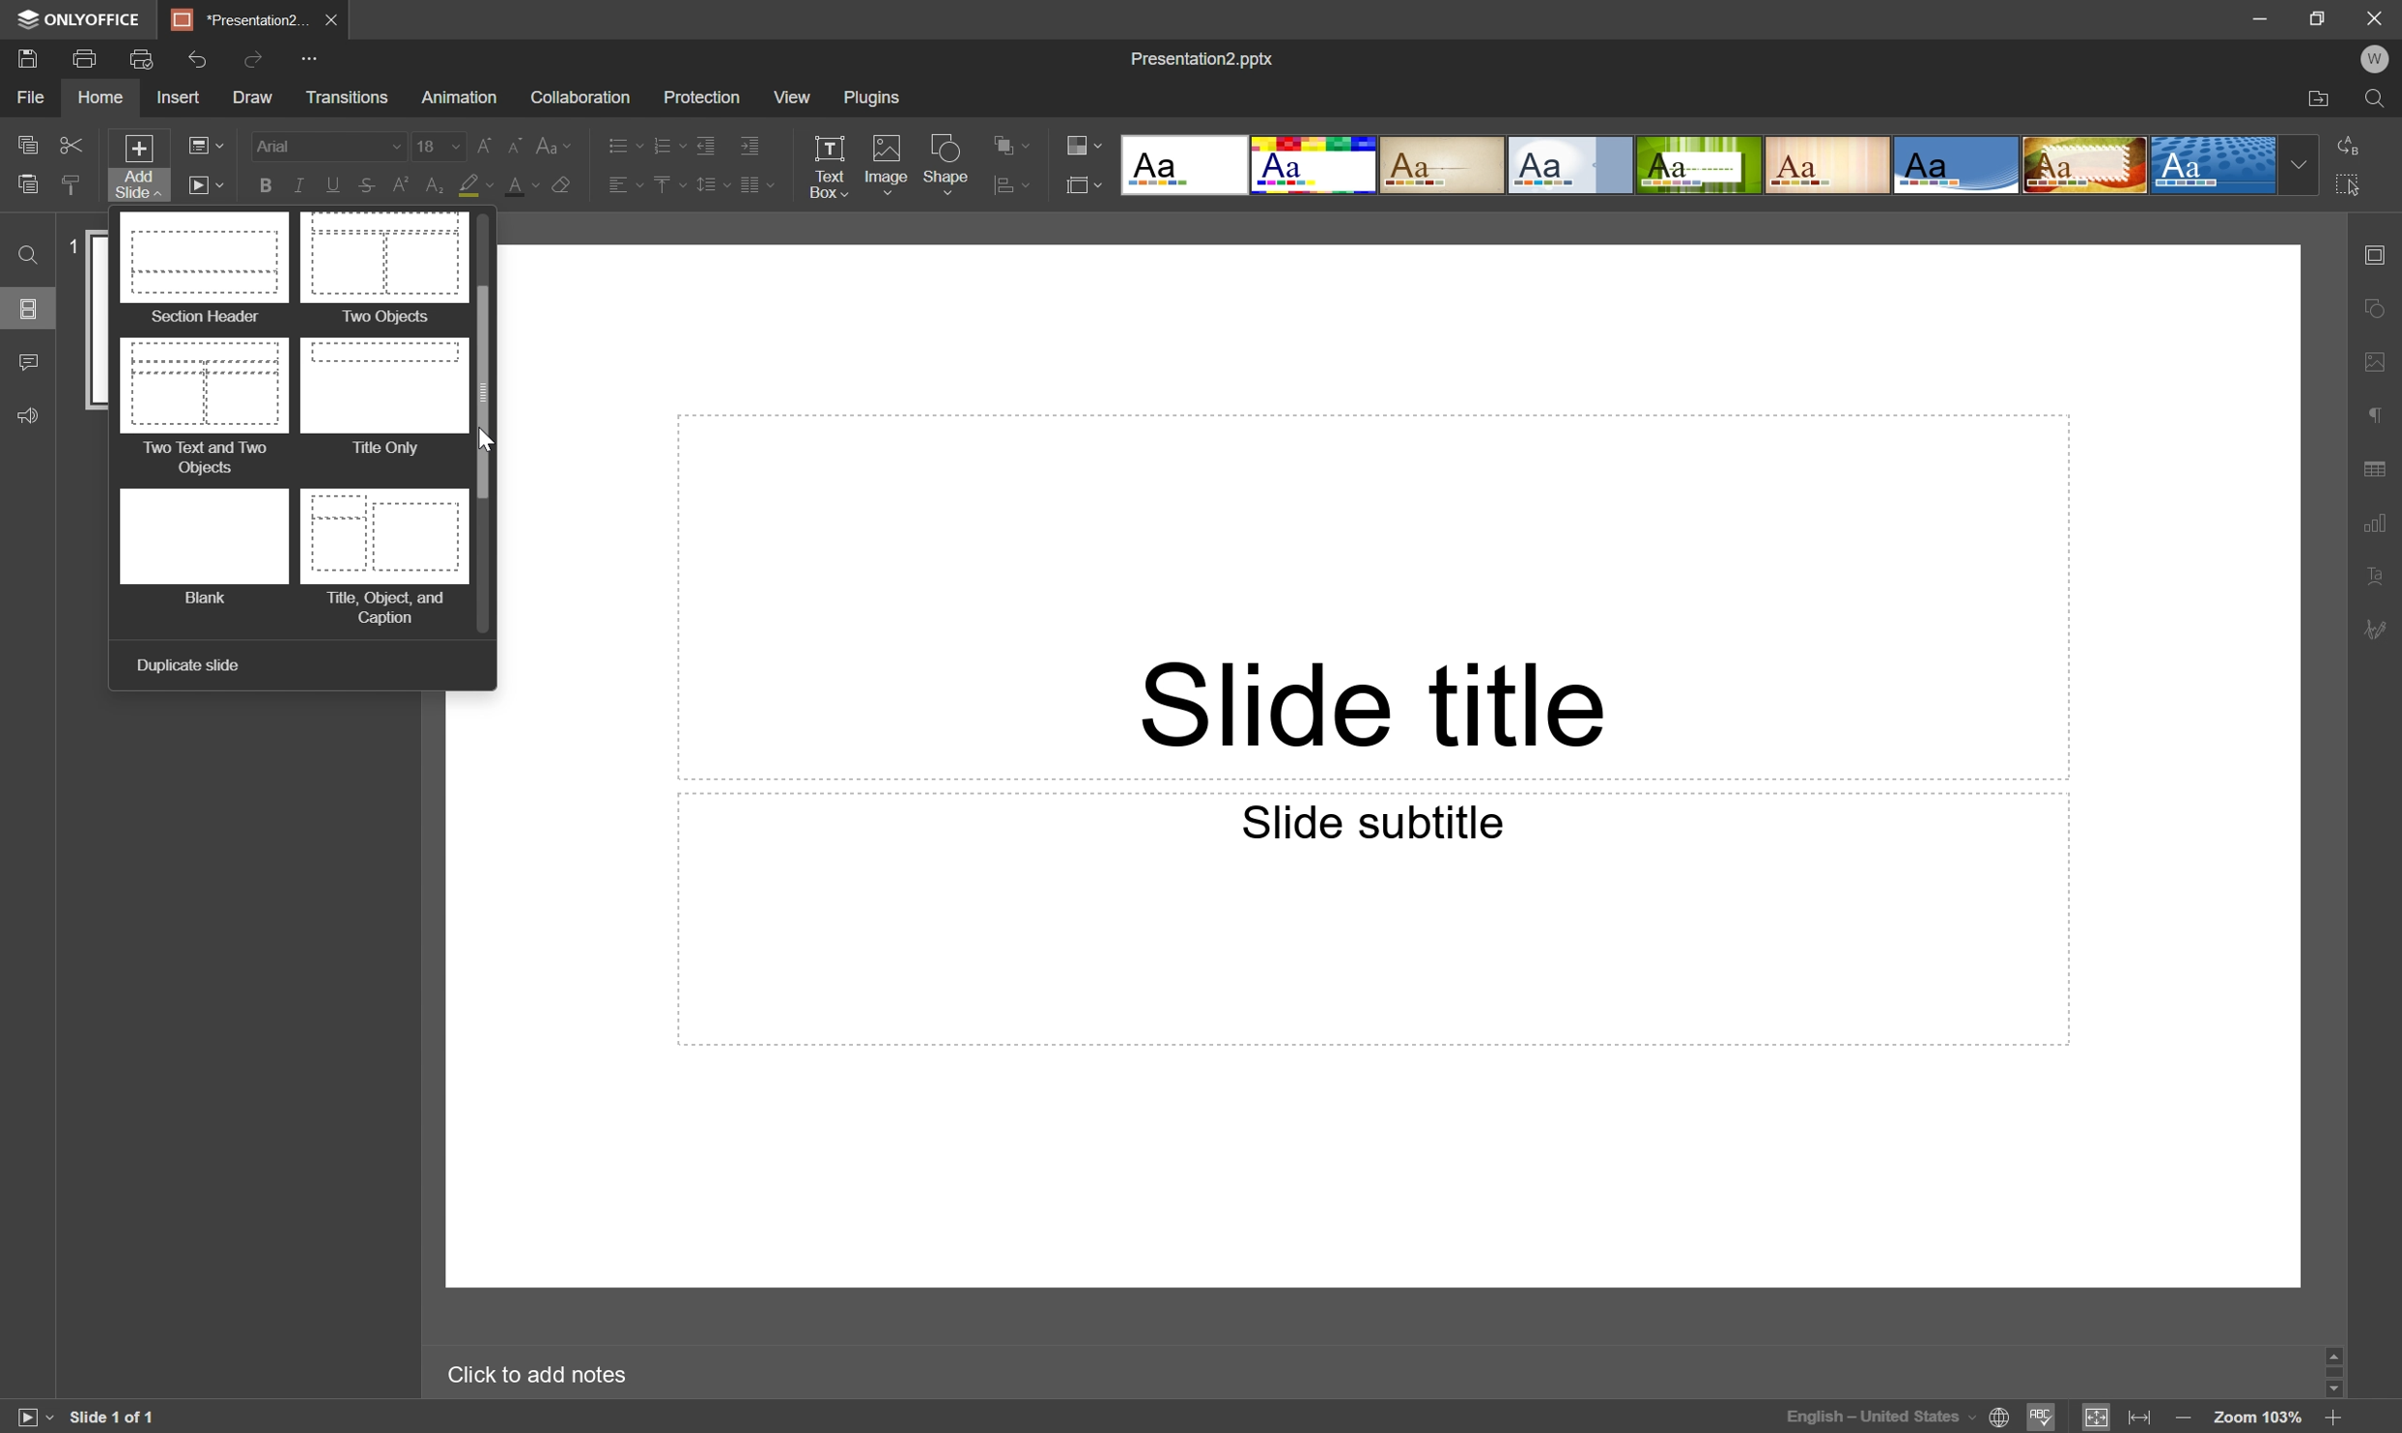  Describe the element at coordinates (325, 146) in the screenshot. I see `Font` at that location.